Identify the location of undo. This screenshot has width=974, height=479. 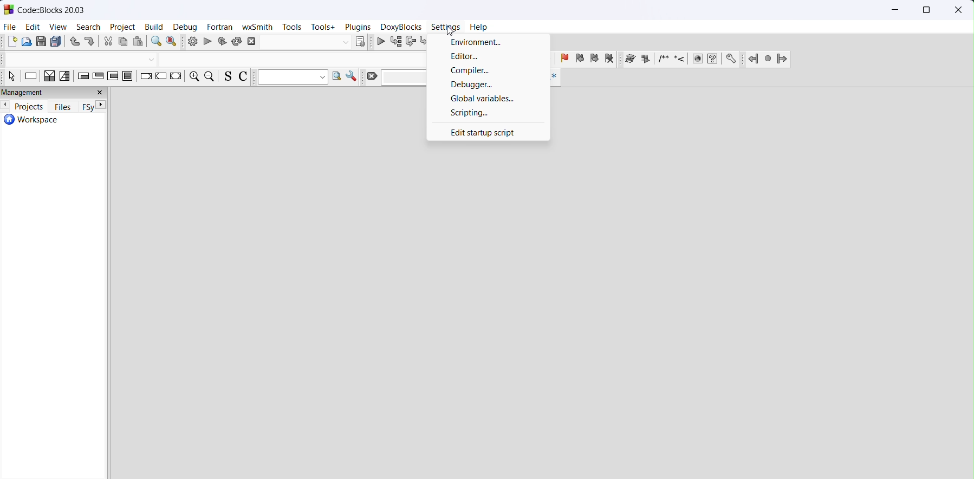
(75, 42).